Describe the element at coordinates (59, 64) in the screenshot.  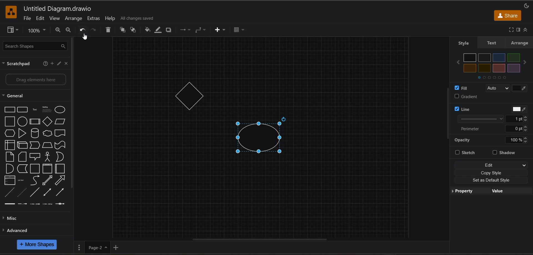
I see `edit` at that location.